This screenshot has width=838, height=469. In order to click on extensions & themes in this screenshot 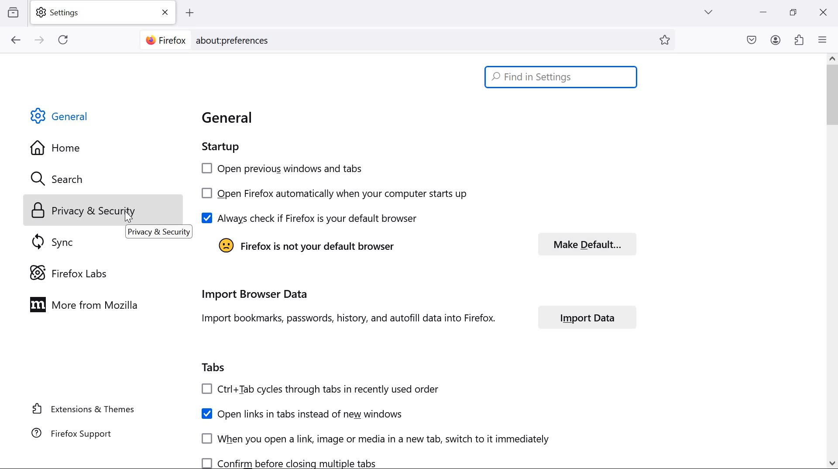, I will do `click(84, 408)`.